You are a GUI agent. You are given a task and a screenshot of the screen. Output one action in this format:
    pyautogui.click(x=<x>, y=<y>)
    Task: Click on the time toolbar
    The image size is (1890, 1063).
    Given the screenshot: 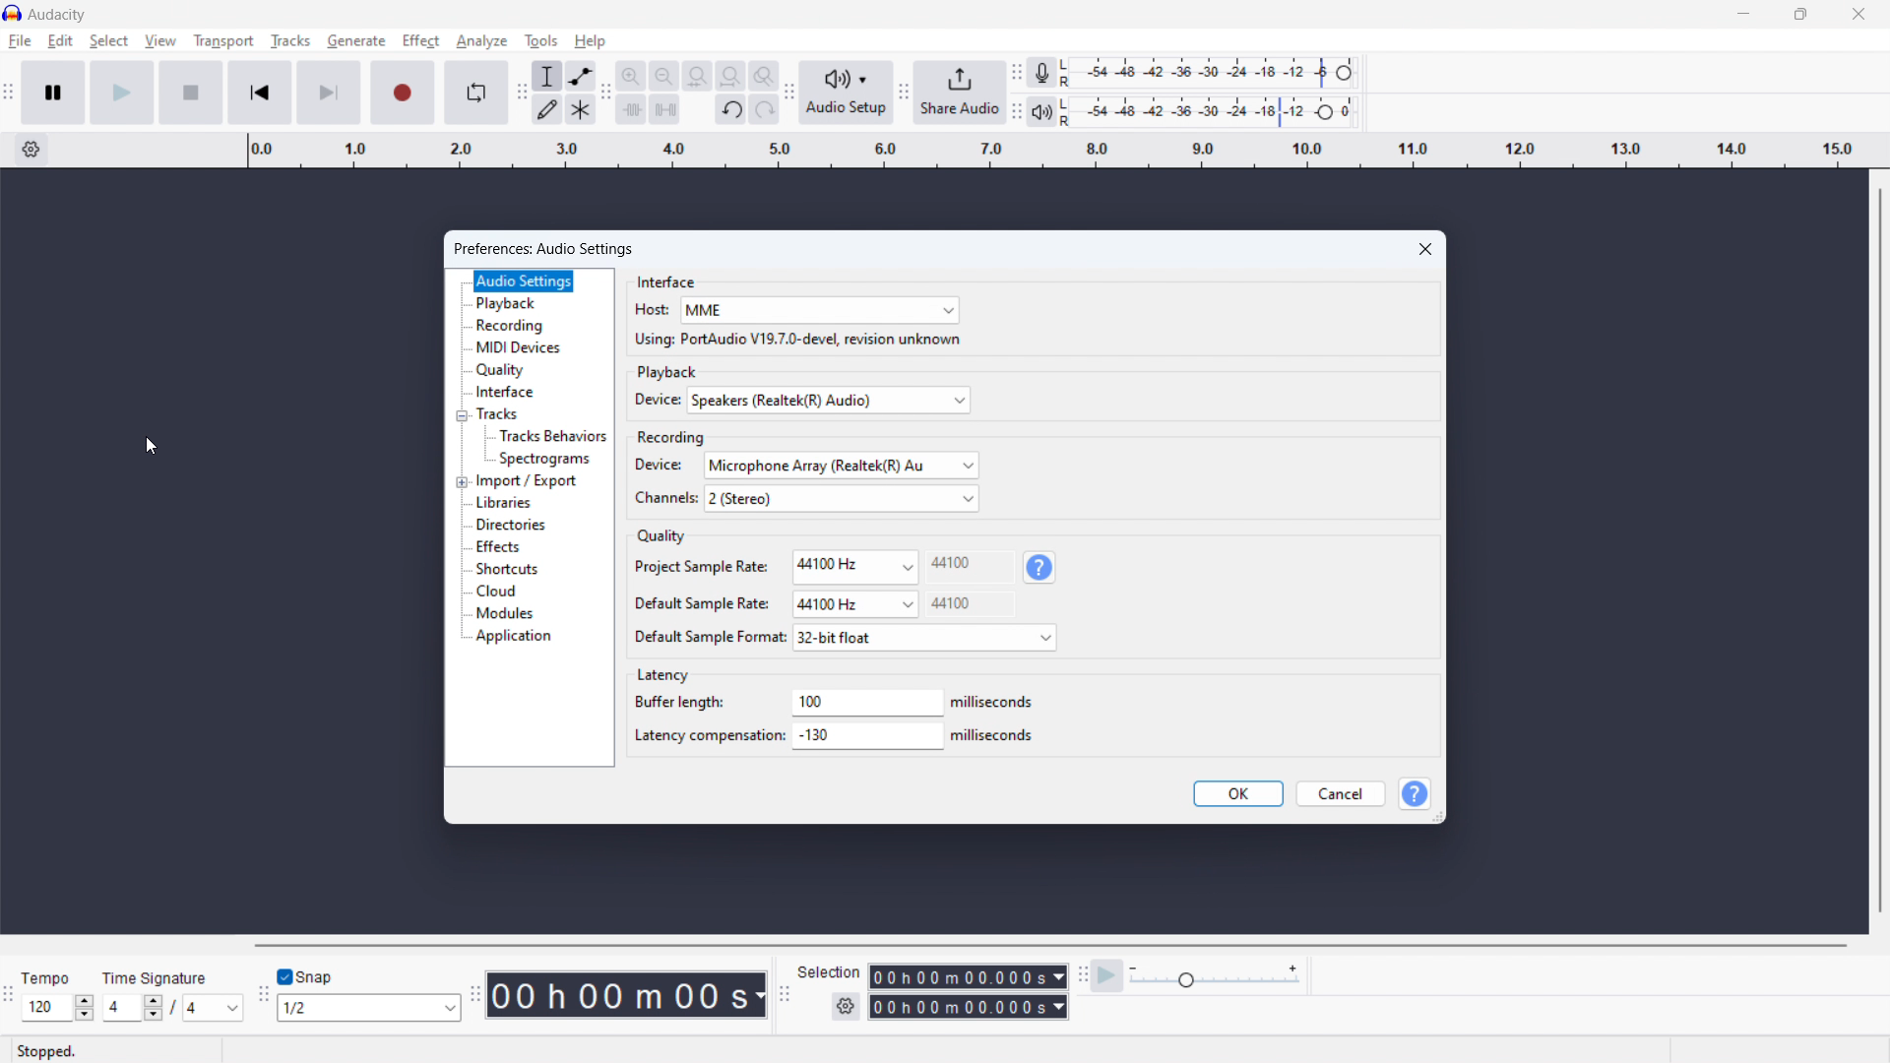 What is the action you would take?
    pyautogui.click(x=475, y=996)
    